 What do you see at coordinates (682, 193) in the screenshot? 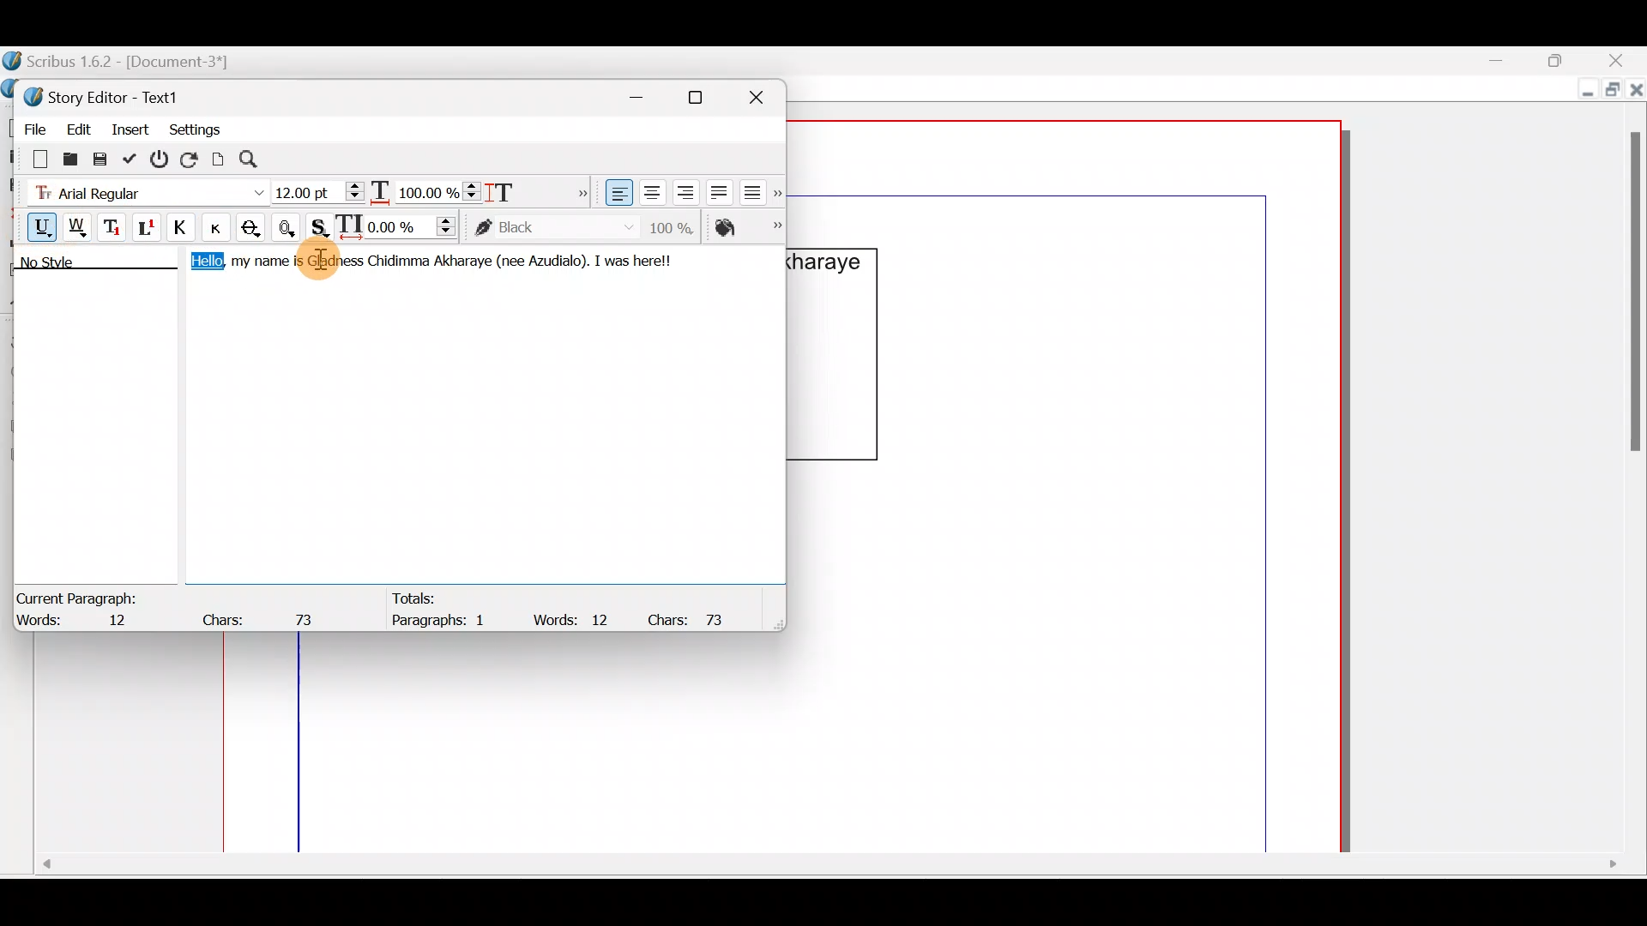
I see `Align text right` at bounding box center [682, 193].